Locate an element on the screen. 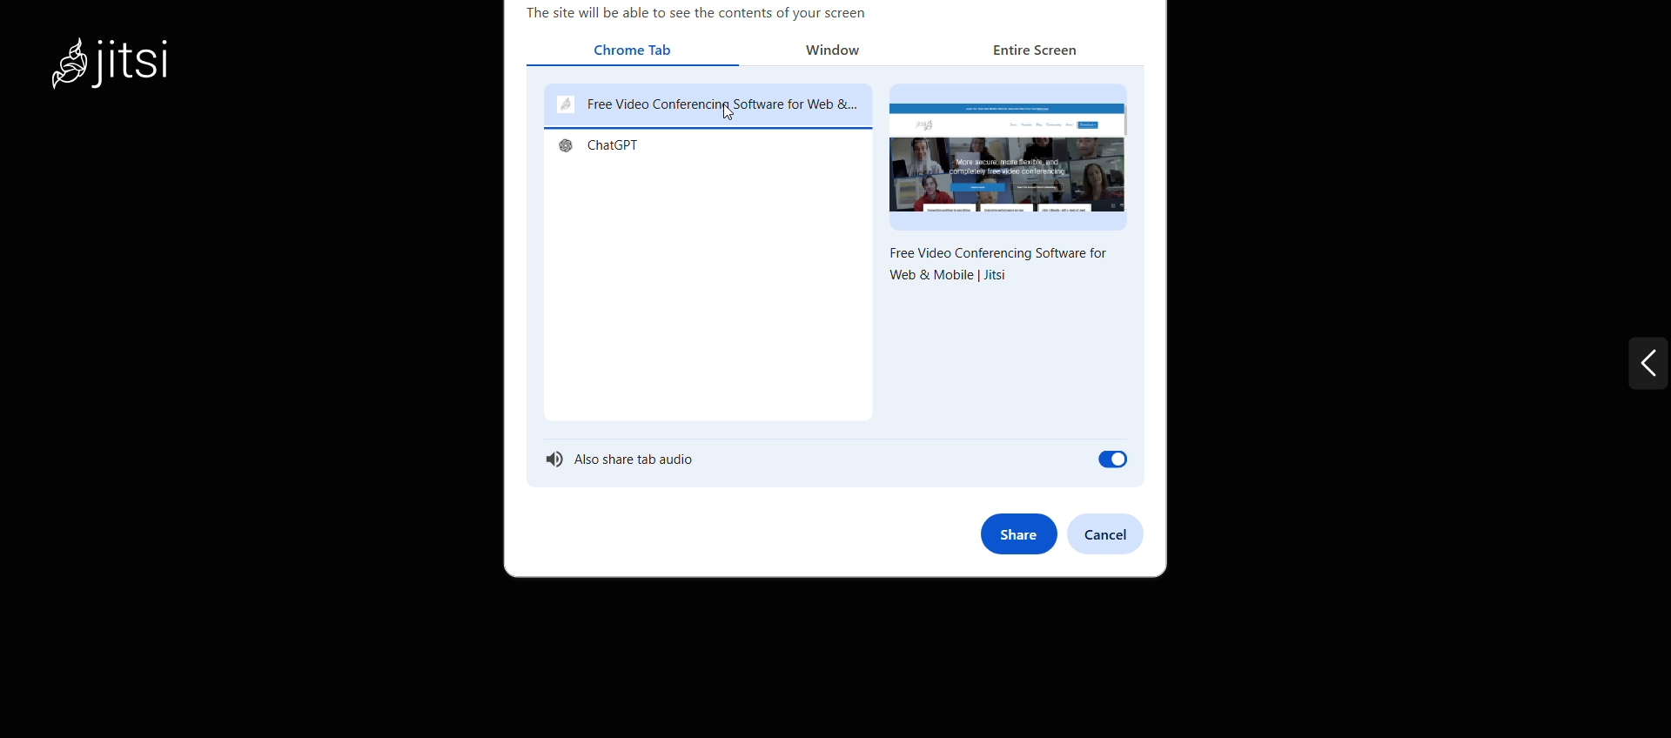 The height and width of the screenshot is (738, 1671). expand is located at coordinates (1614, 371).